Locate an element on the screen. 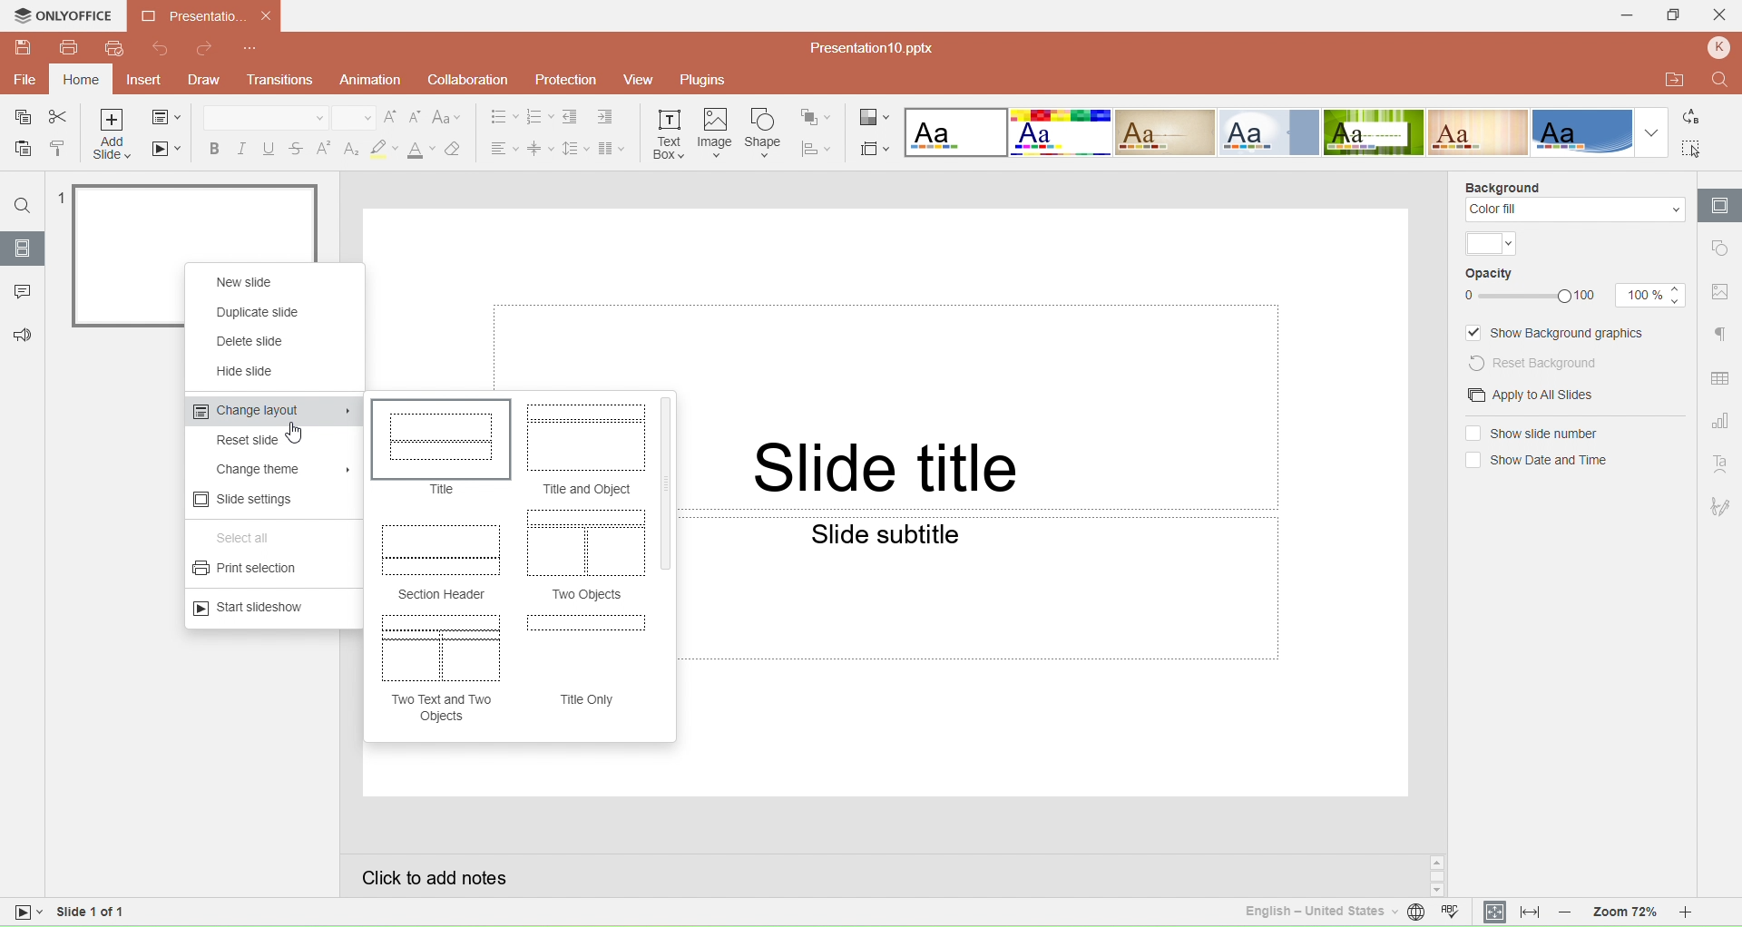  Insert is located at coordinates (142, 81).